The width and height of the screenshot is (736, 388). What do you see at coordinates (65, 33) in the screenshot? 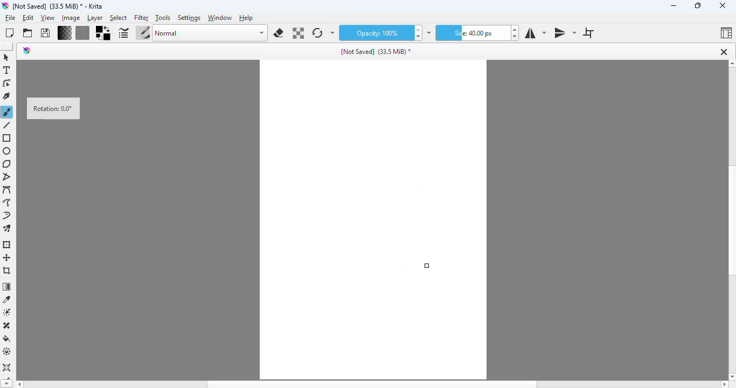
I see `fill gradients` at bounding box center [65, 33].